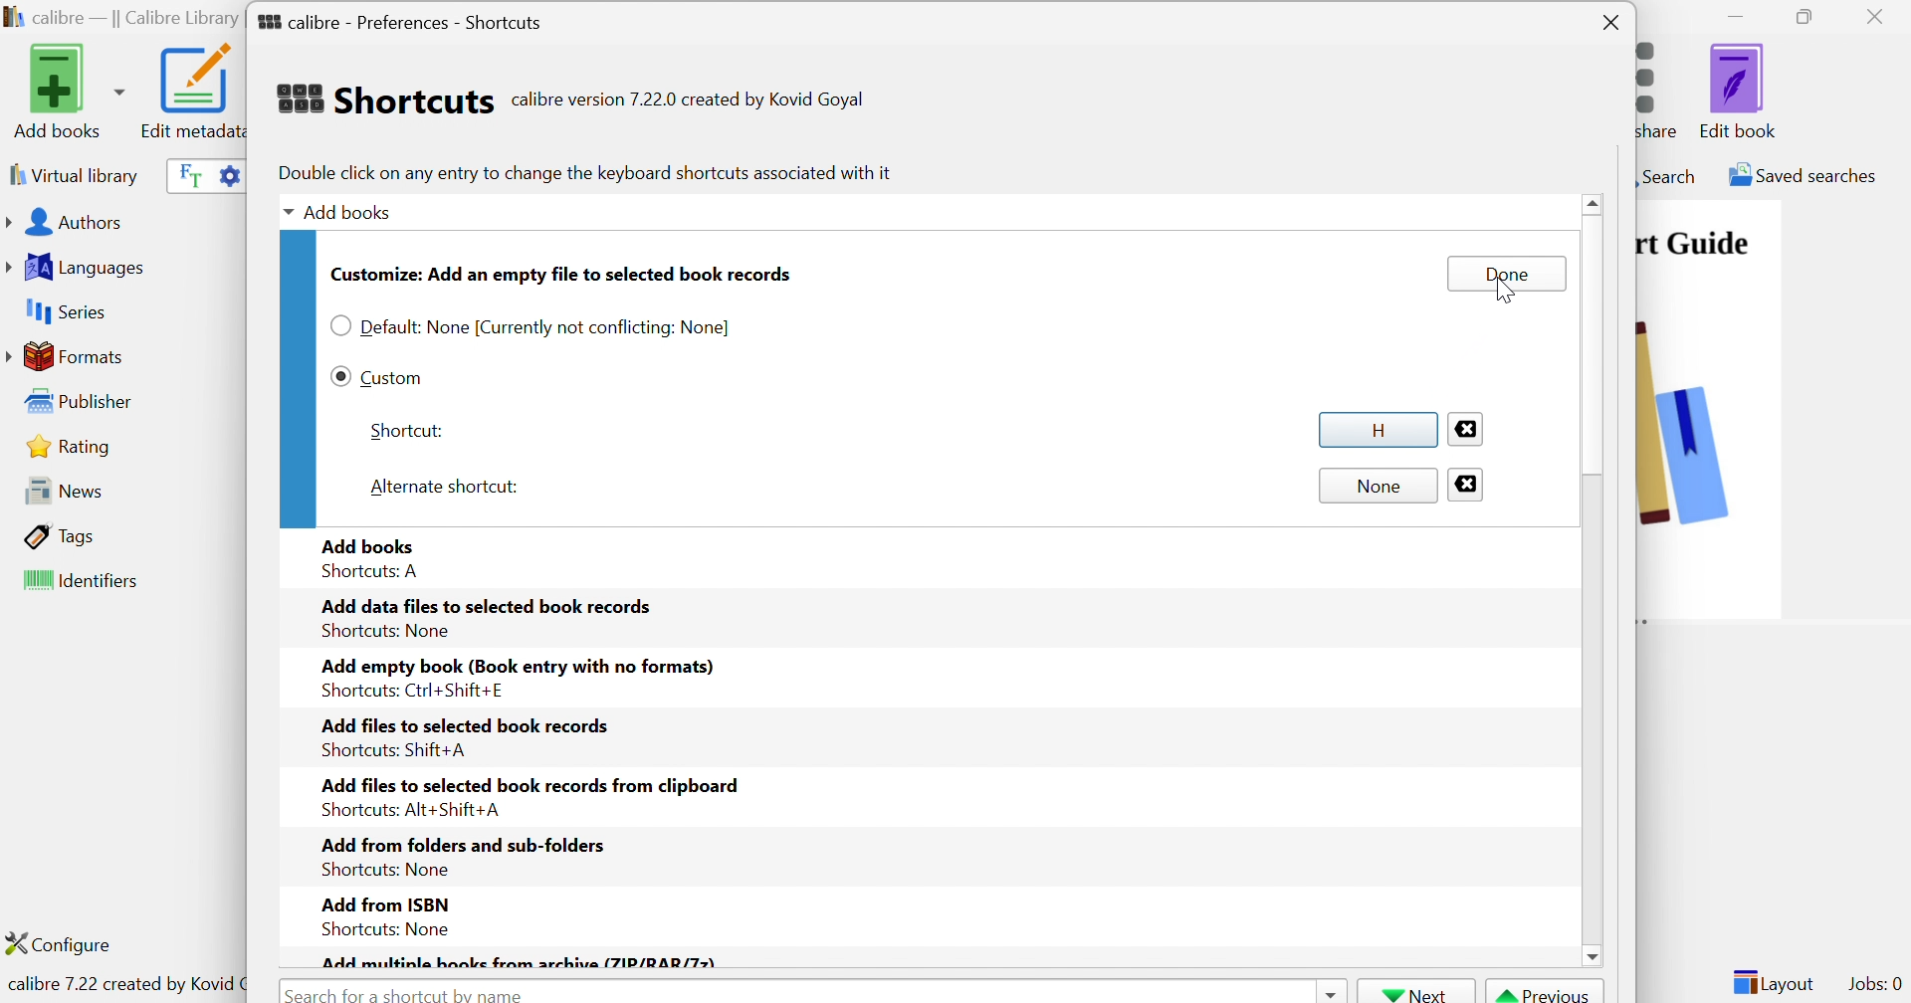 The width and height of the screenshot is (1911, 1003). Describe the element at coordinates (61, 535) in the screenshot. I see `Tags` at that location.